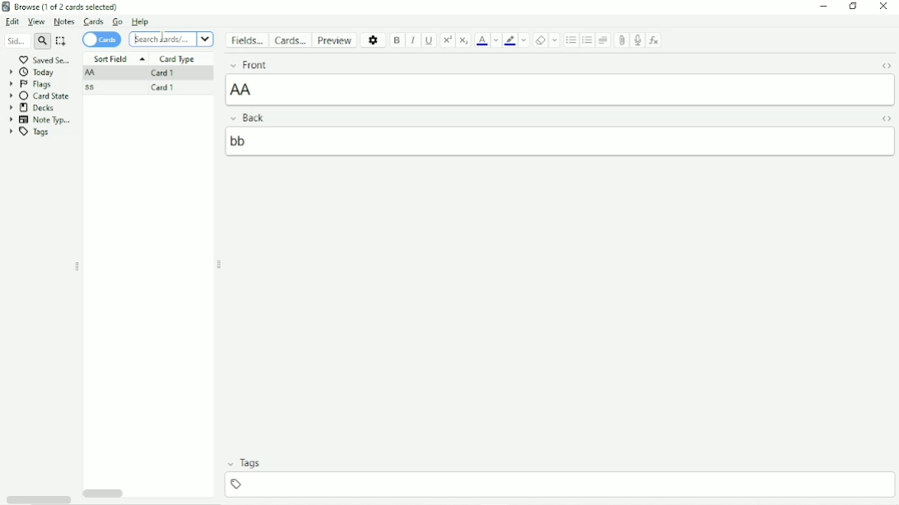 Image resolution: width=899 pixels, height=505 pixels. What do you see at coordinates (117, 21) in the screenshot?
I see `Go` at bounding box center [117, 21].